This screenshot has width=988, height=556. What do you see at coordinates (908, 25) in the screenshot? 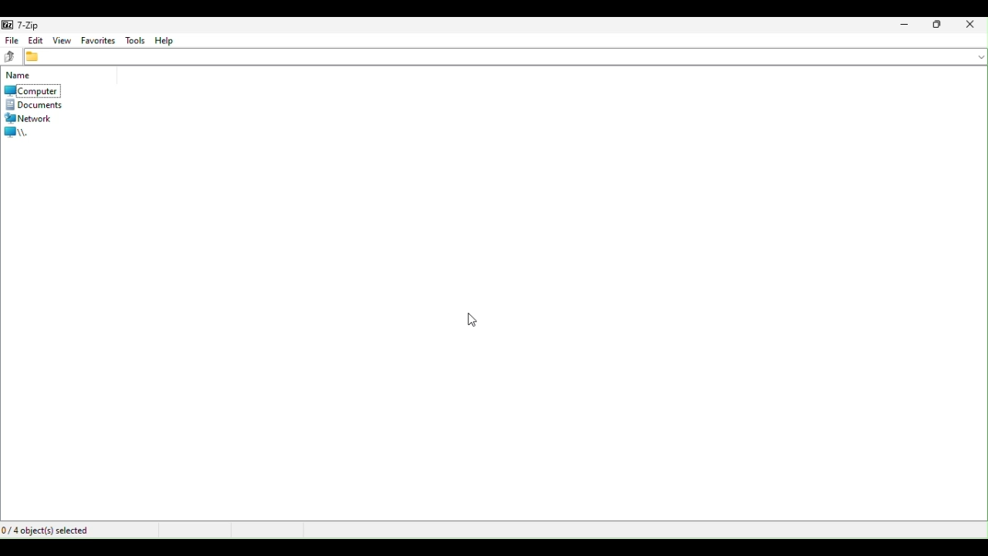
I see `Minimize` at bounding box center [908, 25].